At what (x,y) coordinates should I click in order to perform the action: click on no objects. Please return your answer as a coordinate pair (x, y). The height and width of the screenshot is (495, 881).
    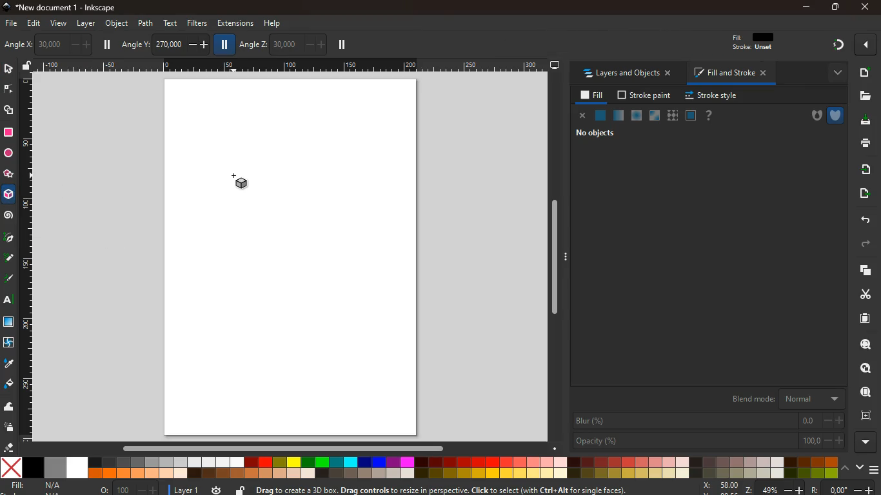
    Looking at the image, I should click on (597, 135).